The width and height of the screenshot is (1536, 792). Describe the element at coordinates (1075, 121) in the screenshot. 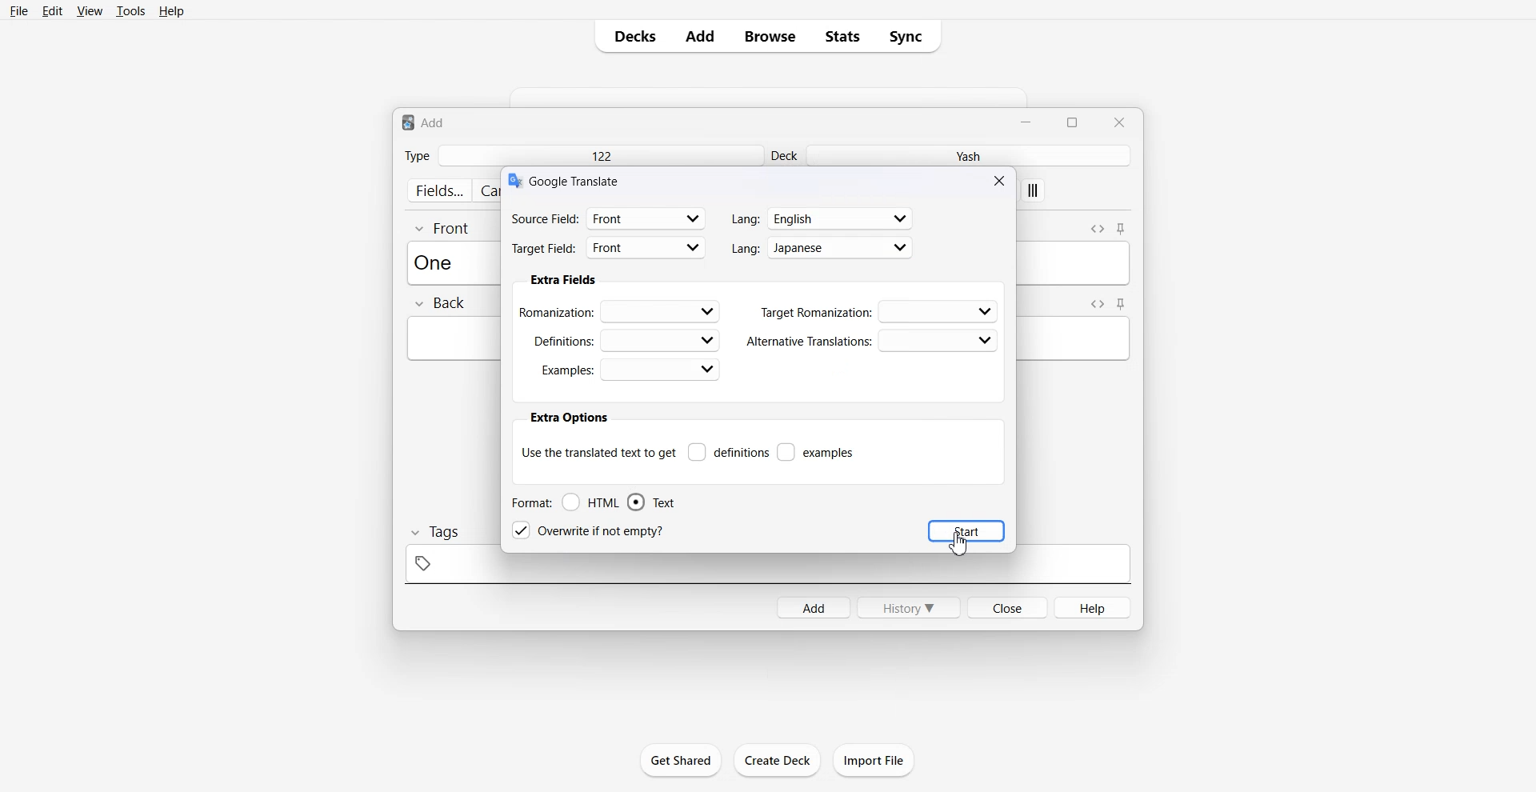

I see `Maximize` at that location.